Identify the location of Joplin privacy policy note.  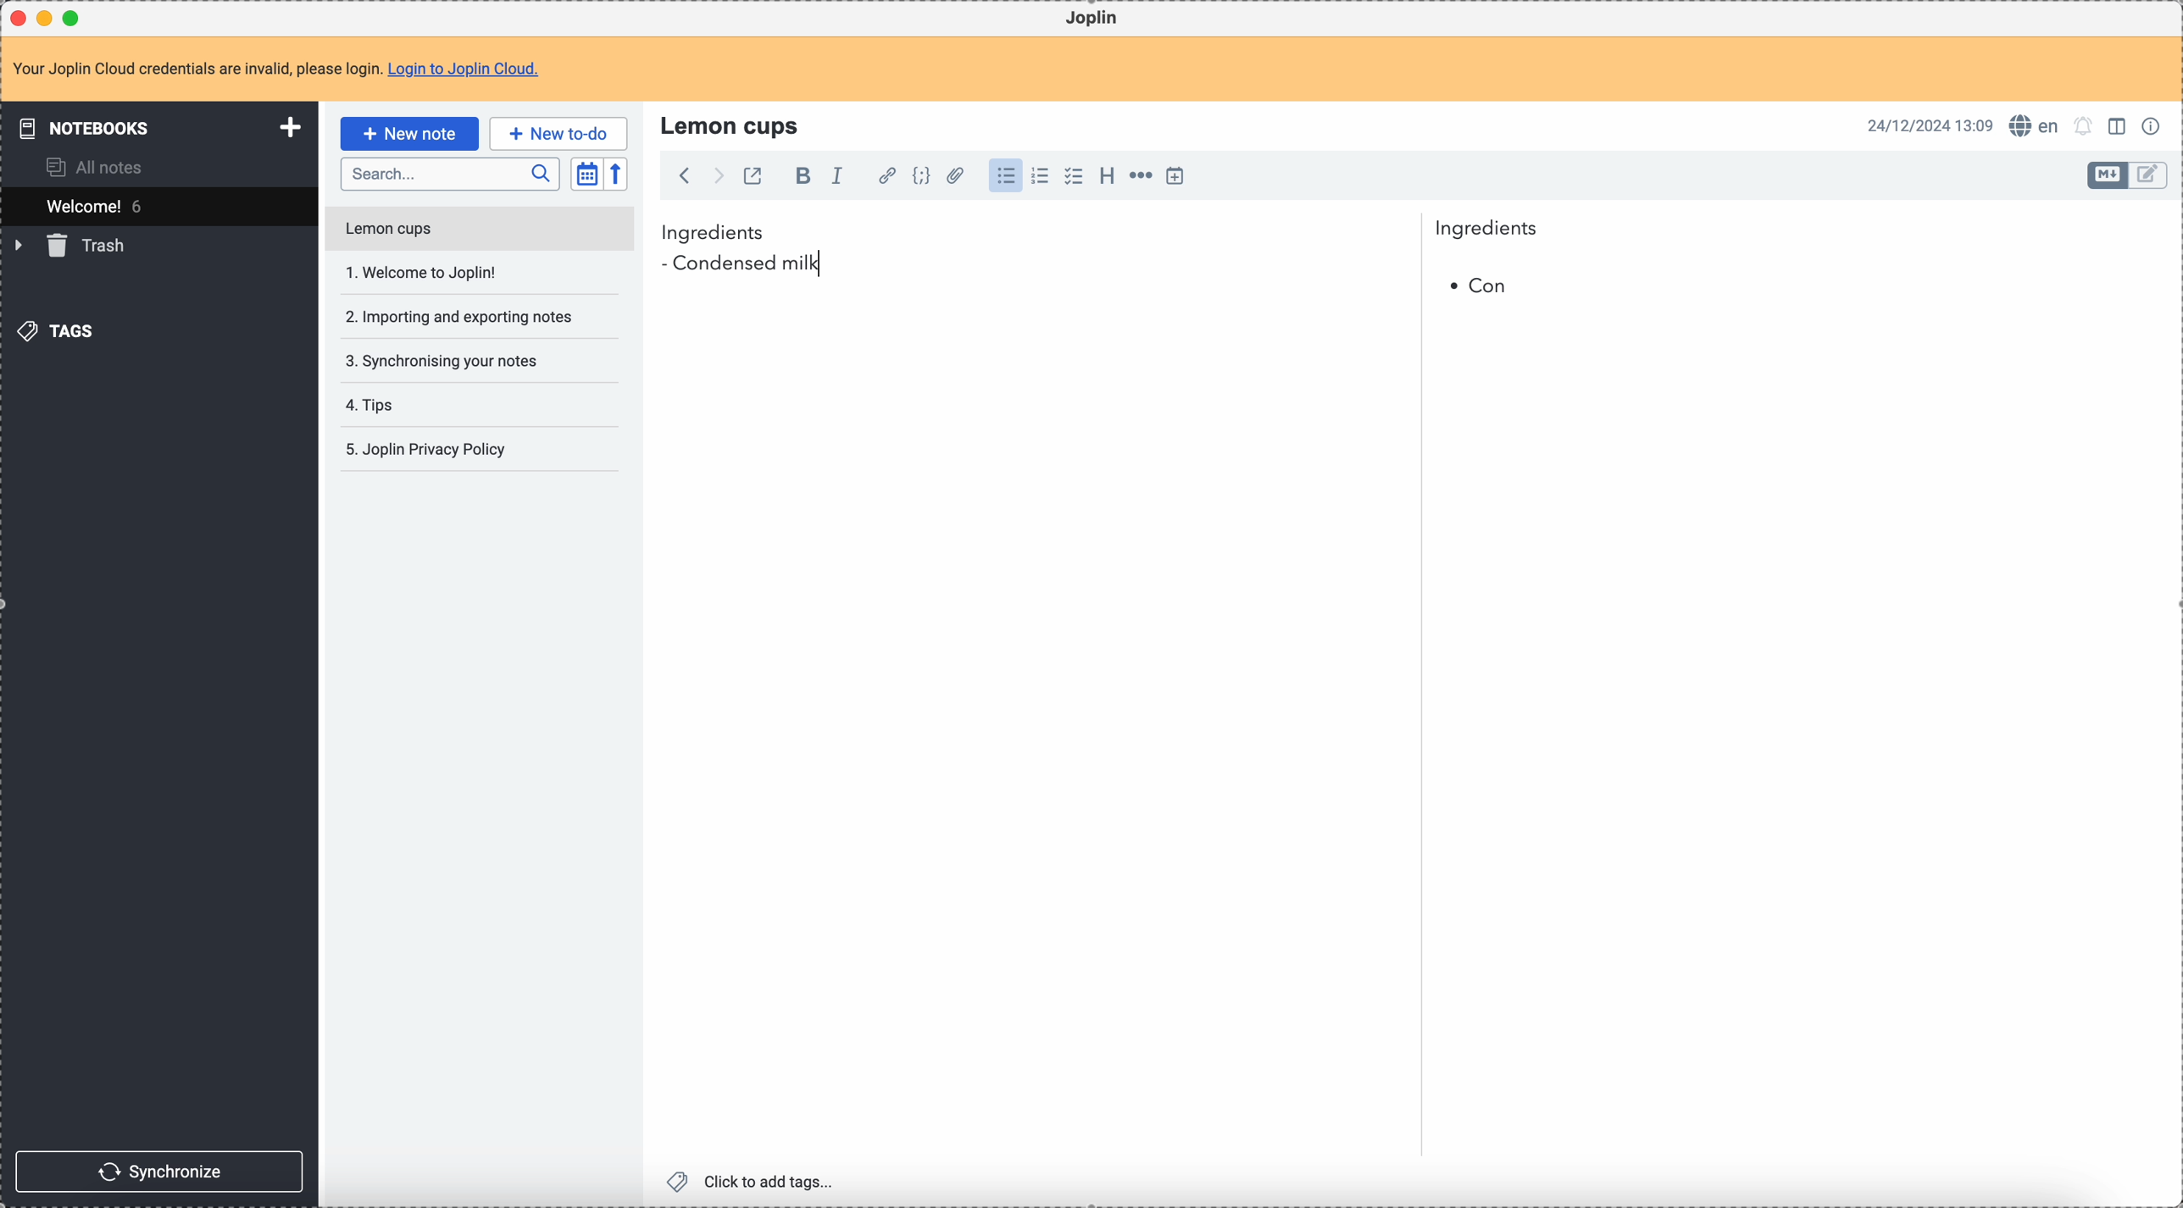
(430, 450).